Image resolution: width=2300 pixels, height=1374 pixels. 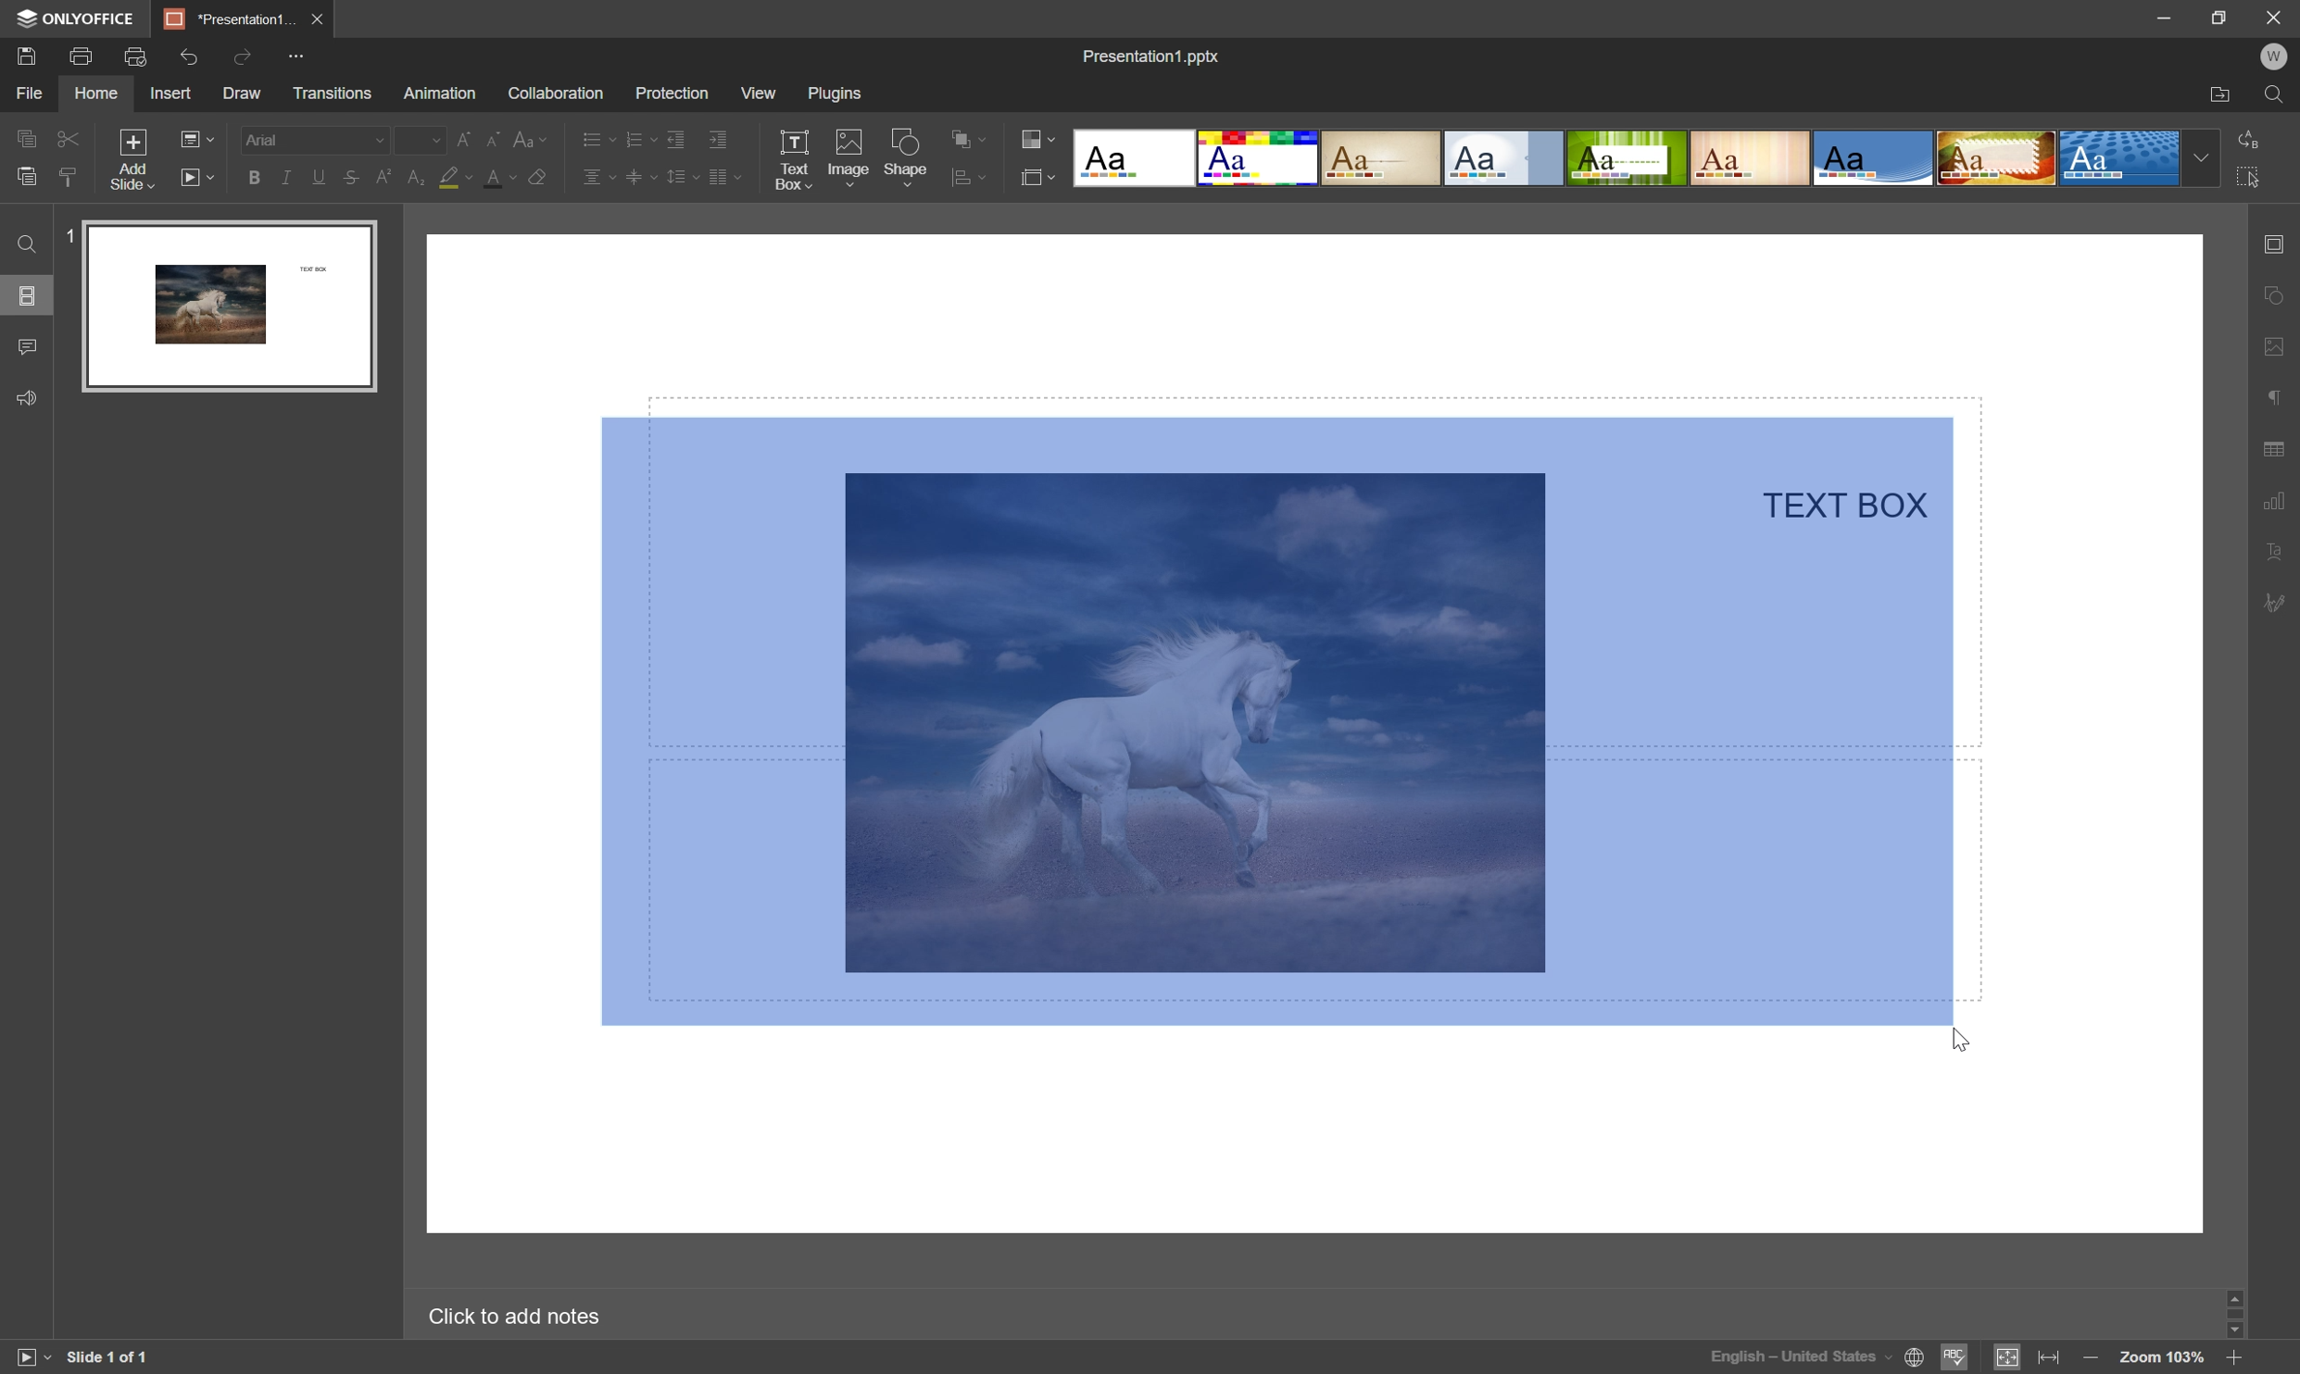 What do you see at coordinates (969, 179) in the screenshot?
I see `arrange shape` at bounding box center [969, 179].